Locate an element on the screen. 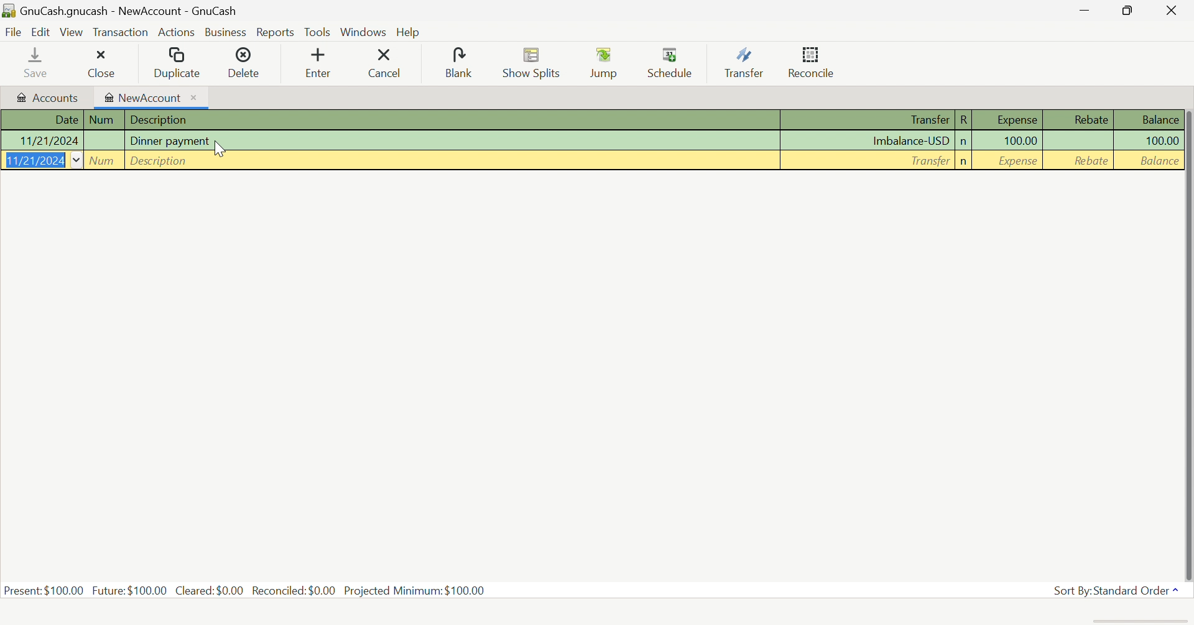  Cursor is located at coordinates (221, 149).